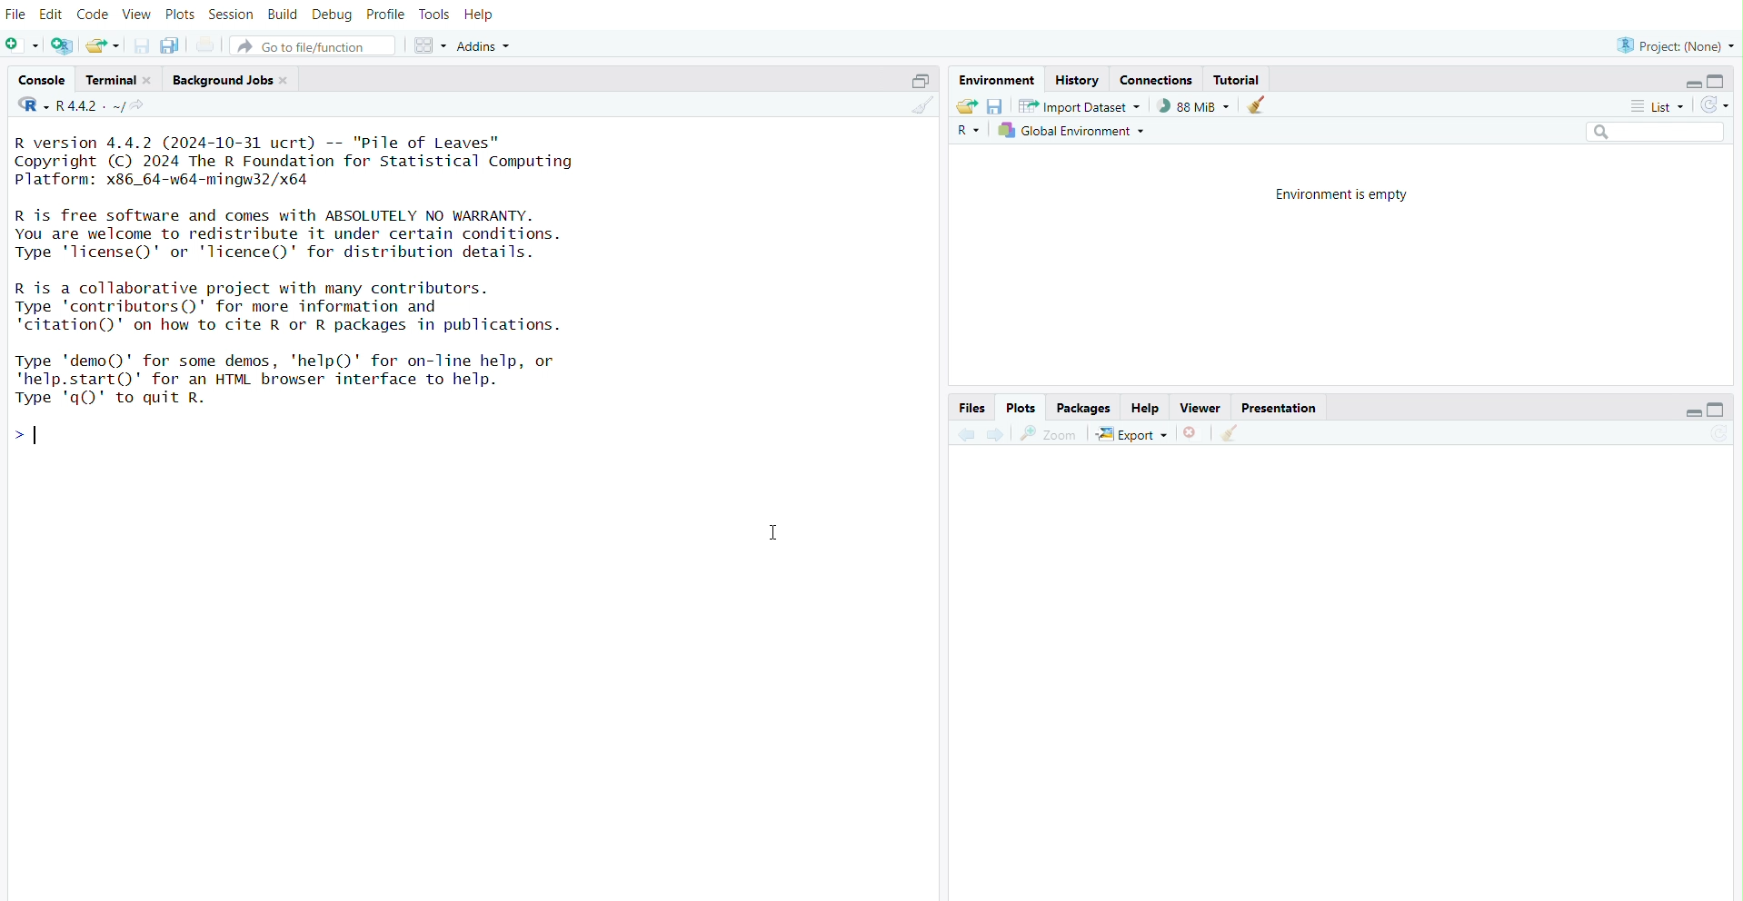 The height and width of the screenshot is (901, 1743). Describe the element at coordinates (223, 81) in the screenshot. I see `background jobs` at that location.